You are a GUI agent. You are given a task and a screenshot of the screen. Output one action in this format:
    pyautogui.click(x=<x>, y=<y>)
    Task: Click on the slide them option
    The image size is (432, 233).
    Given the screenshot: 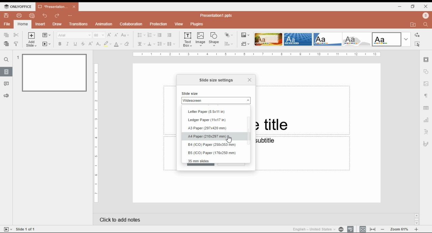 What is the action you would take?
    pyautogui.click(x=387, y=39)
    